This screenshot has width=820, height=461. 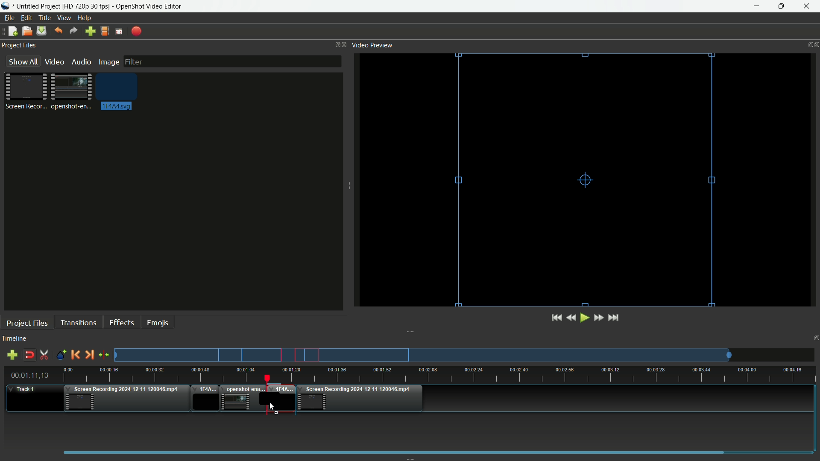 I want to click on Import, so click(x=91, y=32).